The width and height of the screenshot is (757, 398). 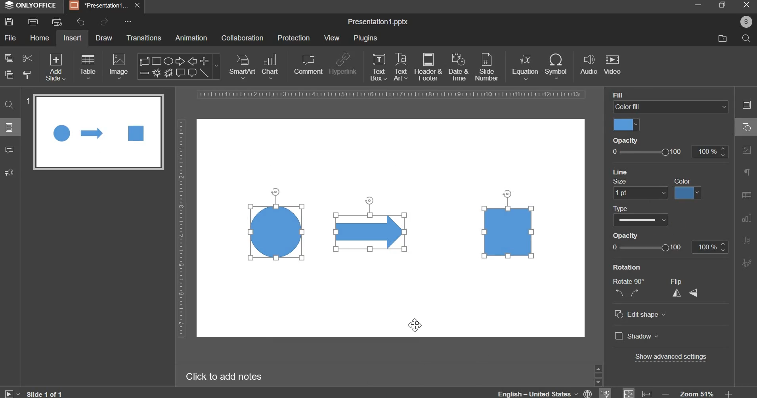 What do you see at coordinates (640, 192) in the screenshot?
I see `line size` at bounding box center [640, 192].